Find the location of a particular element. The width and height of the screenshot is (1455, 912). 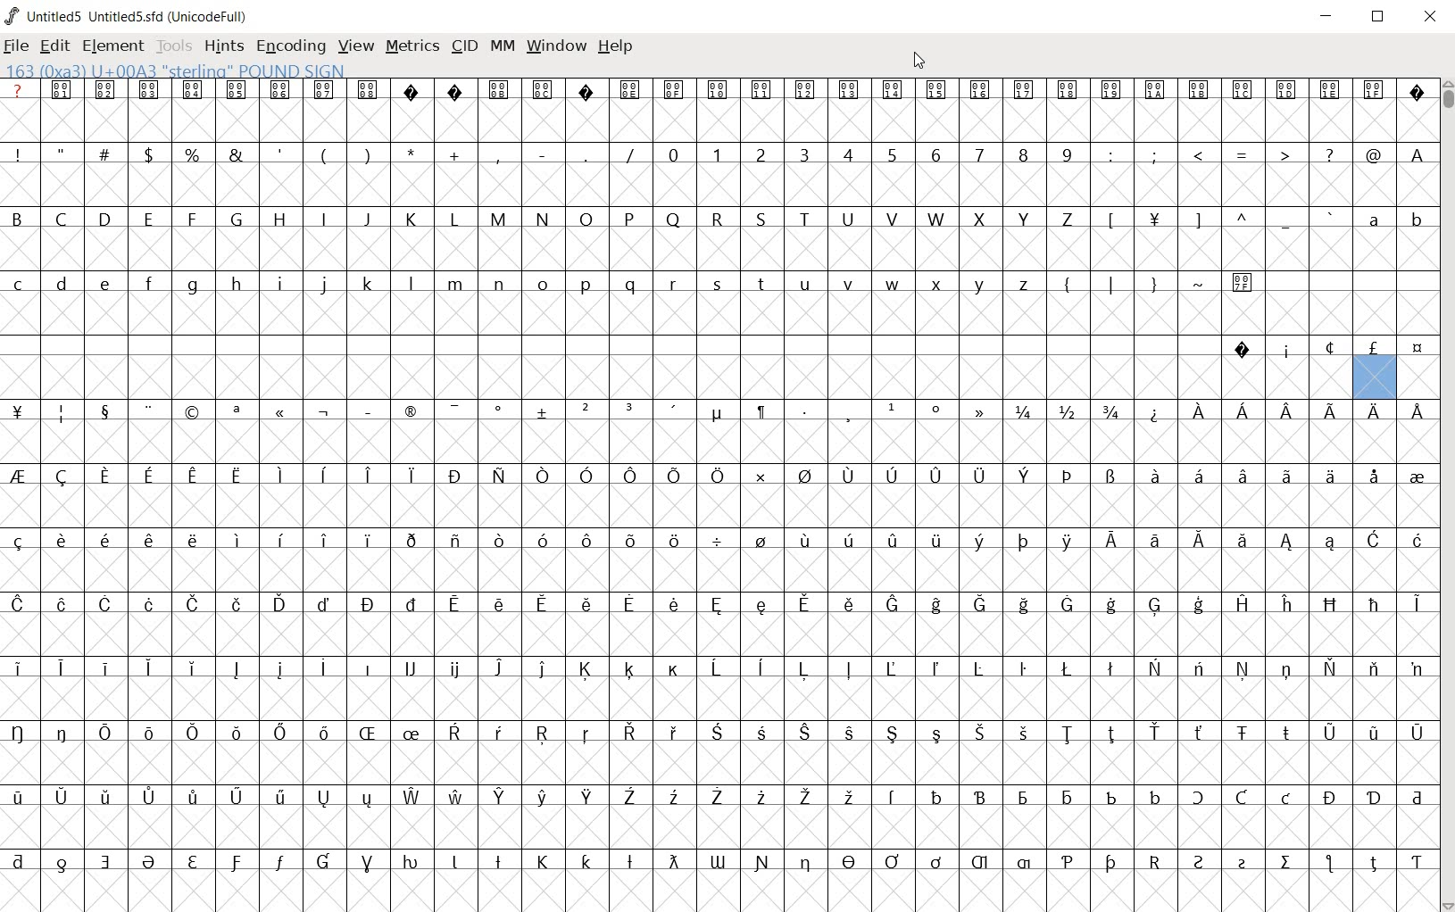

CID is located at coordinates (464, 47).